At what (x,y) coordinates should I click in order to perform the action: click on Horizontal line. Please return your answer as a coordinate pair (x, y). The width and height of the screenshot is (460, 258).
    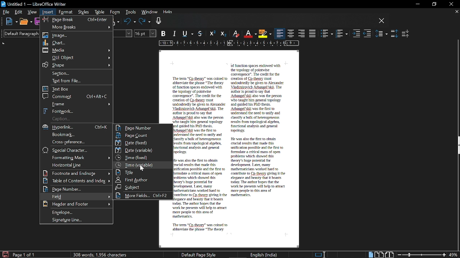
    Looking at the image, I should click on (75, 165).